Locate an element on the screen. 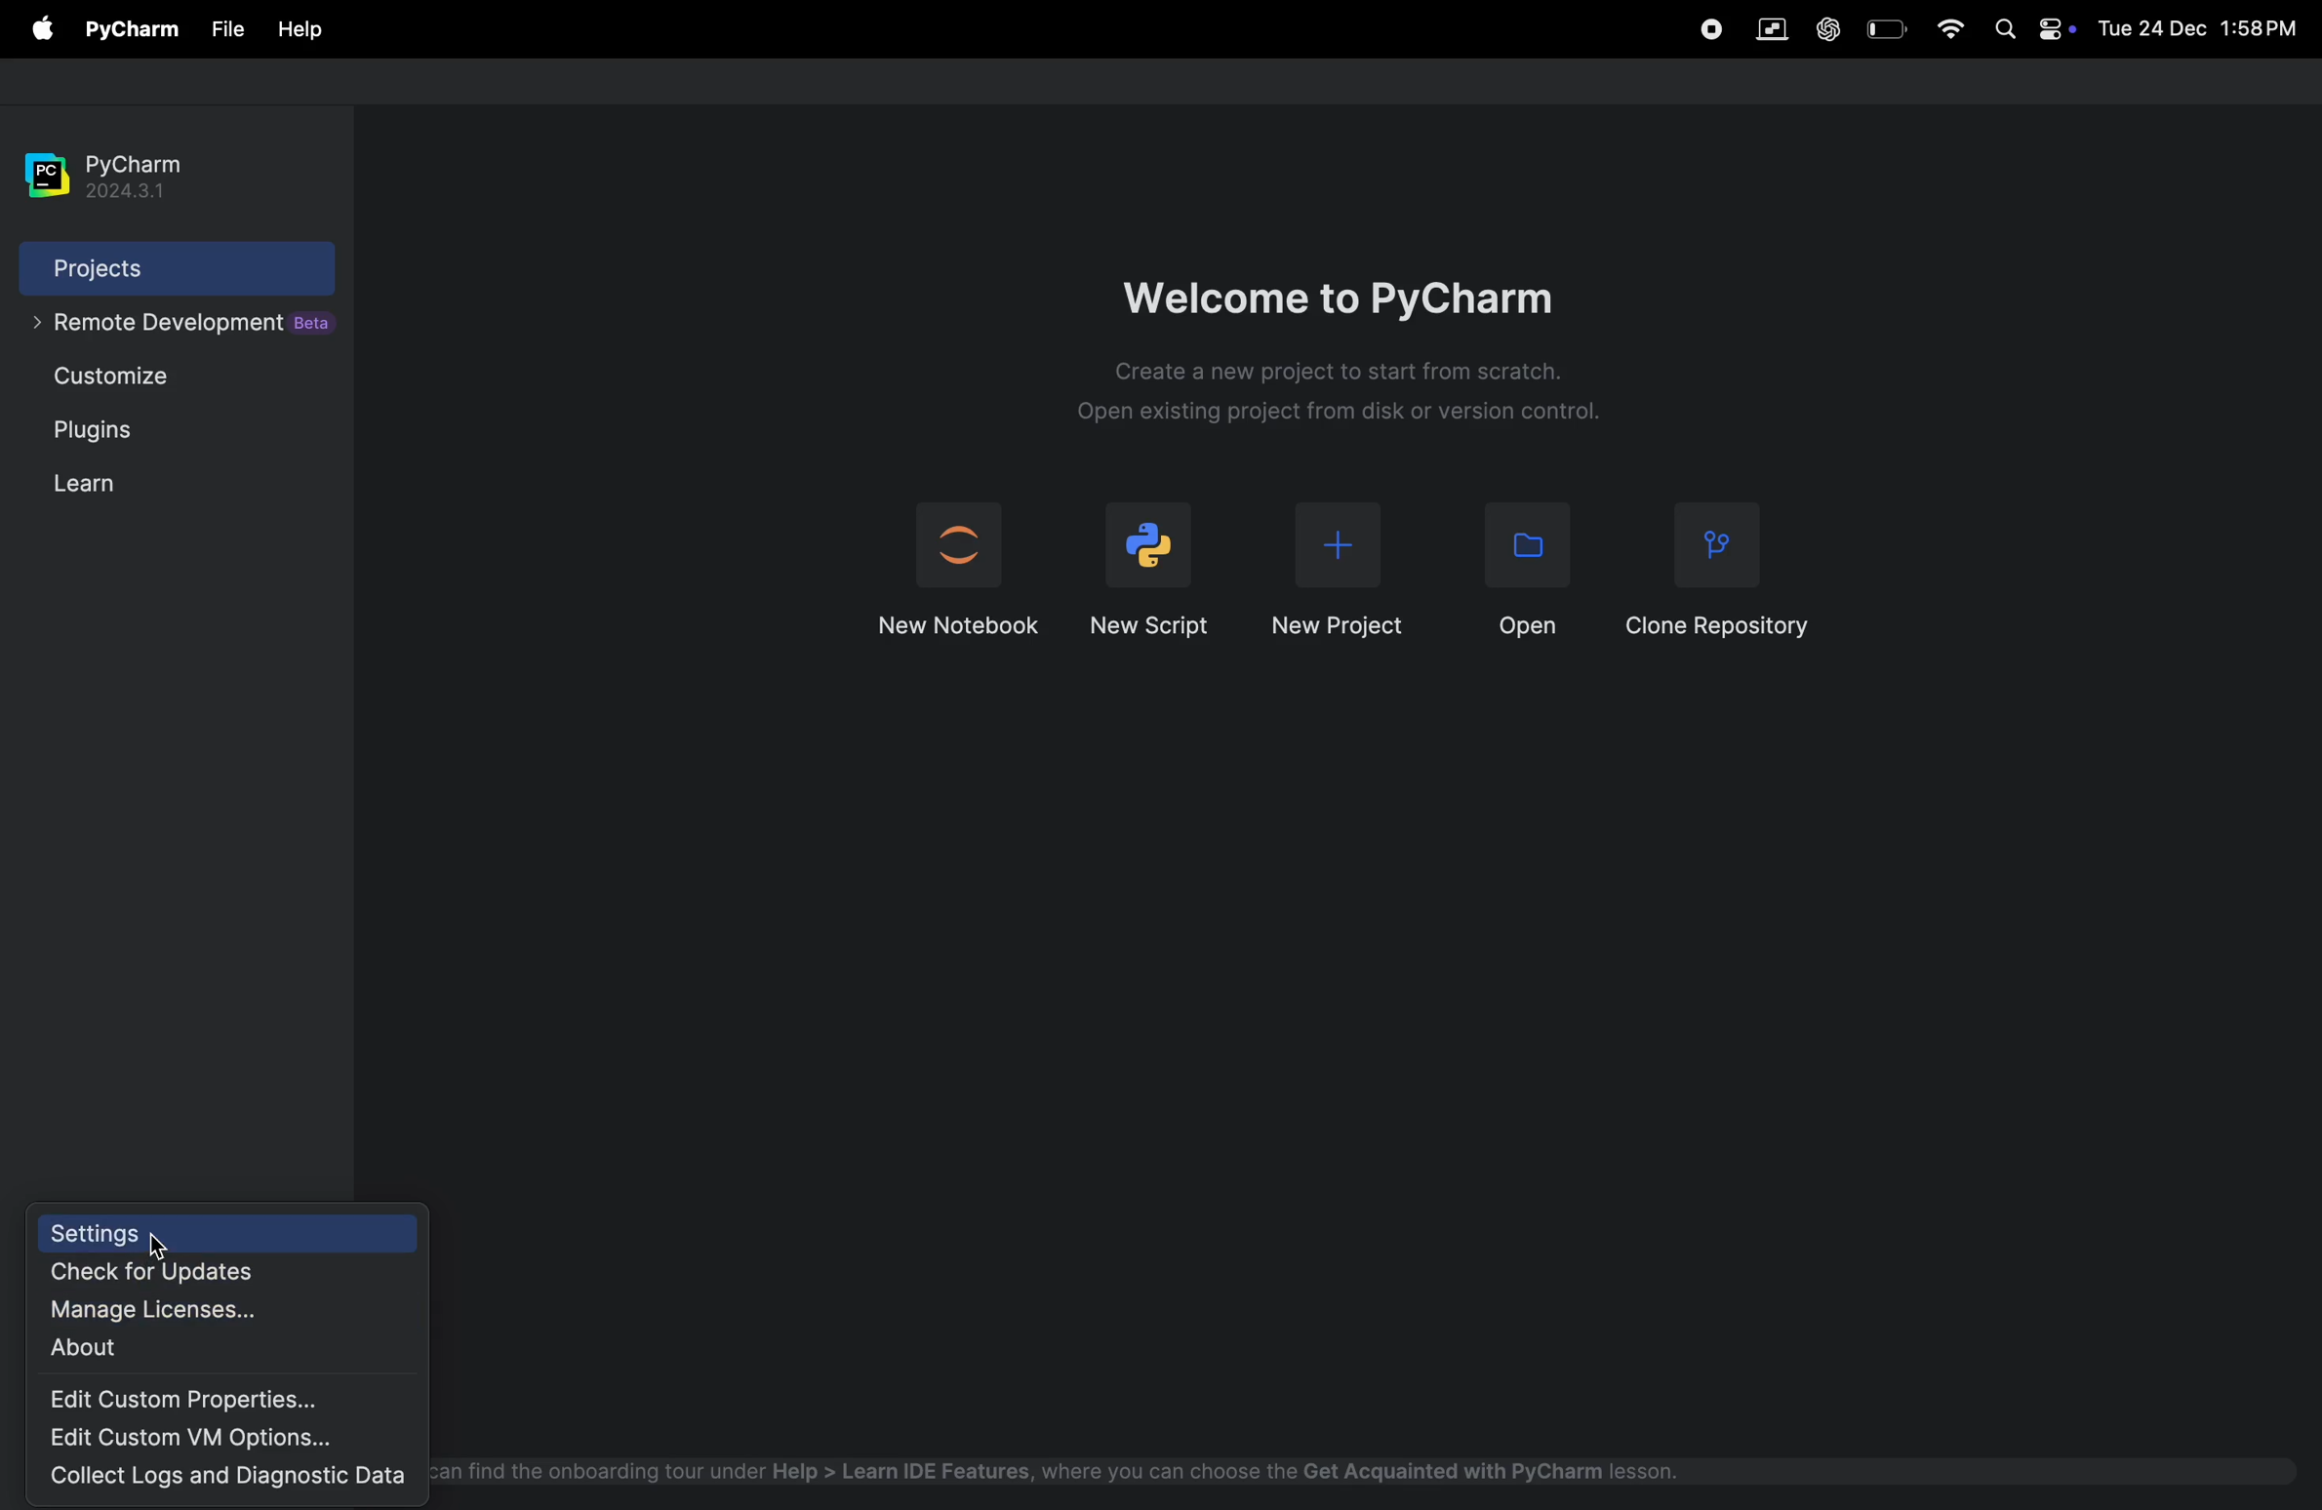 This screenshot has height=1510, width=2322. new project is located at coordinates (1154, 566).